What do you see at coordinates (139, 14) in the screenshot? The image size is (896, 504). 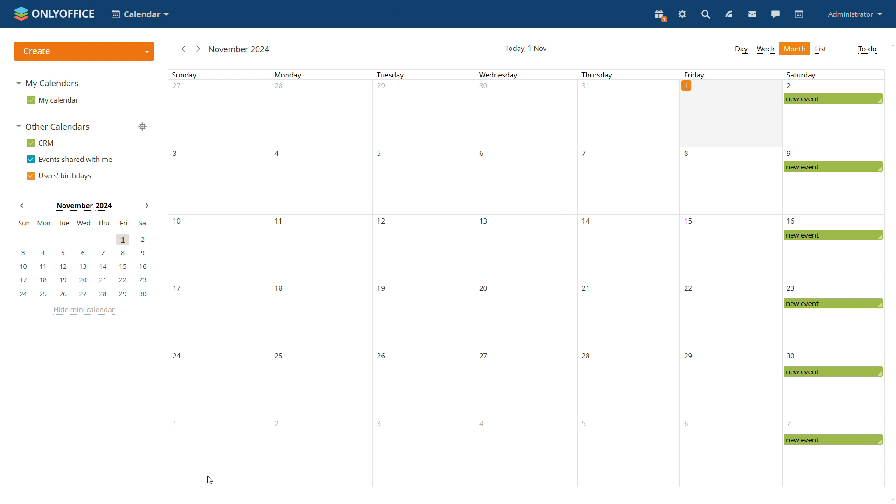 I see `select application` at bounding box center [139, 14].